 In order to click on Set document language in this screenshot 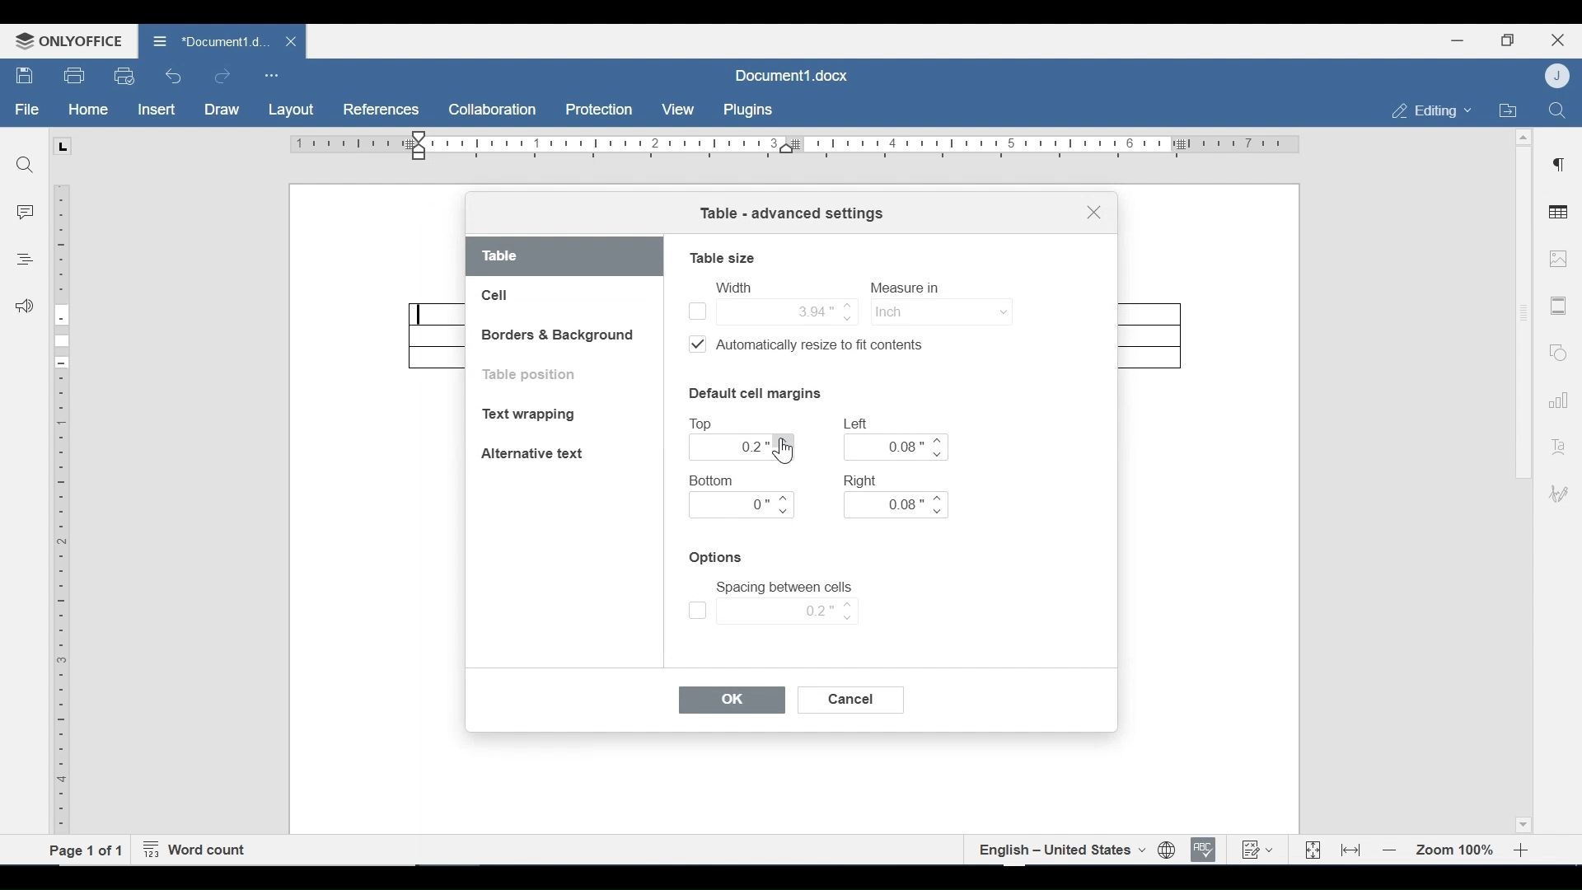, I will do `click(1168, 850)`.